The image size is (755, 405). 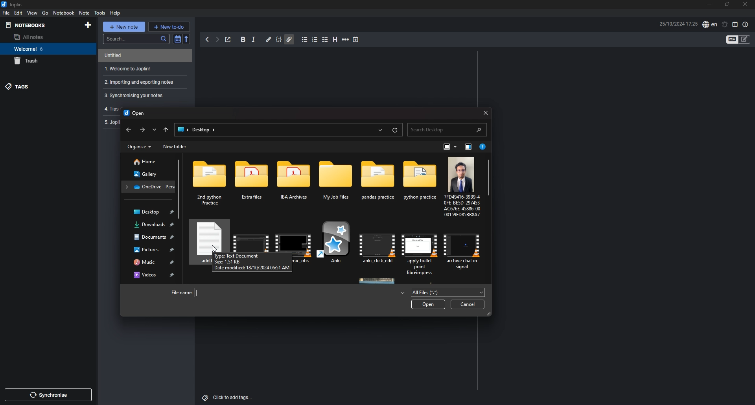 I want to click on toggle sort order field, so click(x=177, y=39).